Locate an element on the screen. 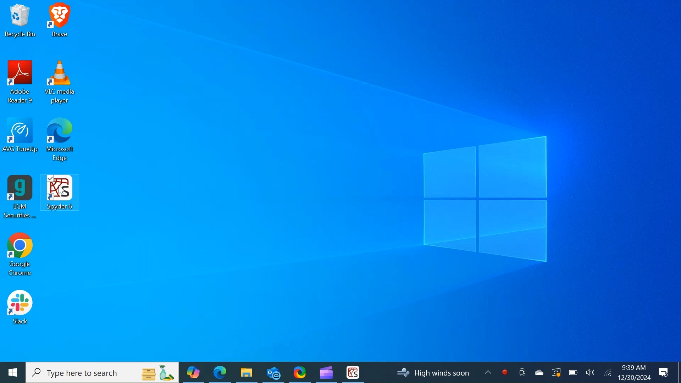 The height and width of the screenshot is (383, 681). OneDrive is located at coordinates (538, 372).